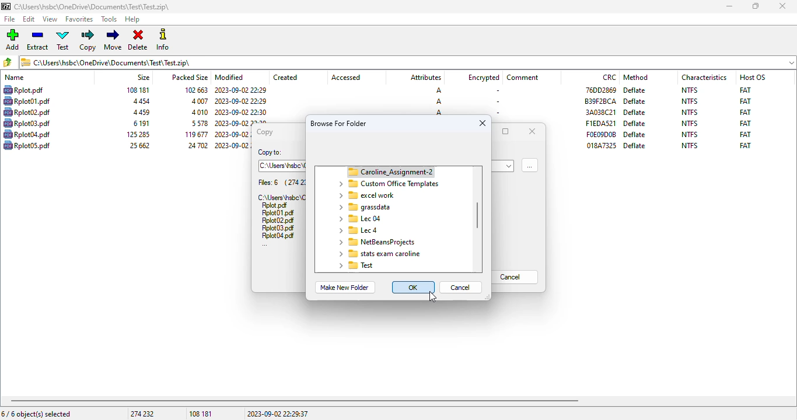  I want to click on FAT, so click(745, 101).